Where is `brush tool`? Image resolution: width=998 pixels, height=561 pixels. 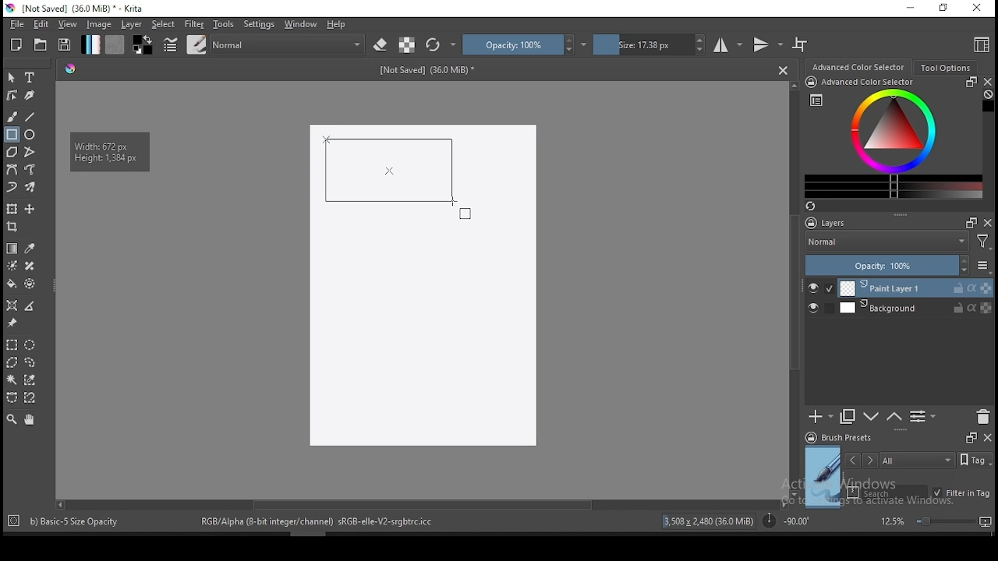 brush tool is located at coordinates (13, 116).